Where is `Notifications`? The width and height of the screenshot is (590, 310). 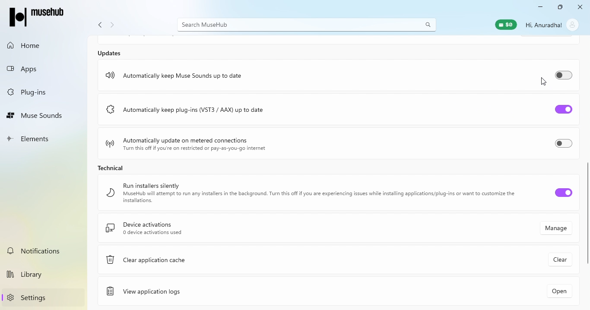
Notifications is located at coordinates (45, 250).